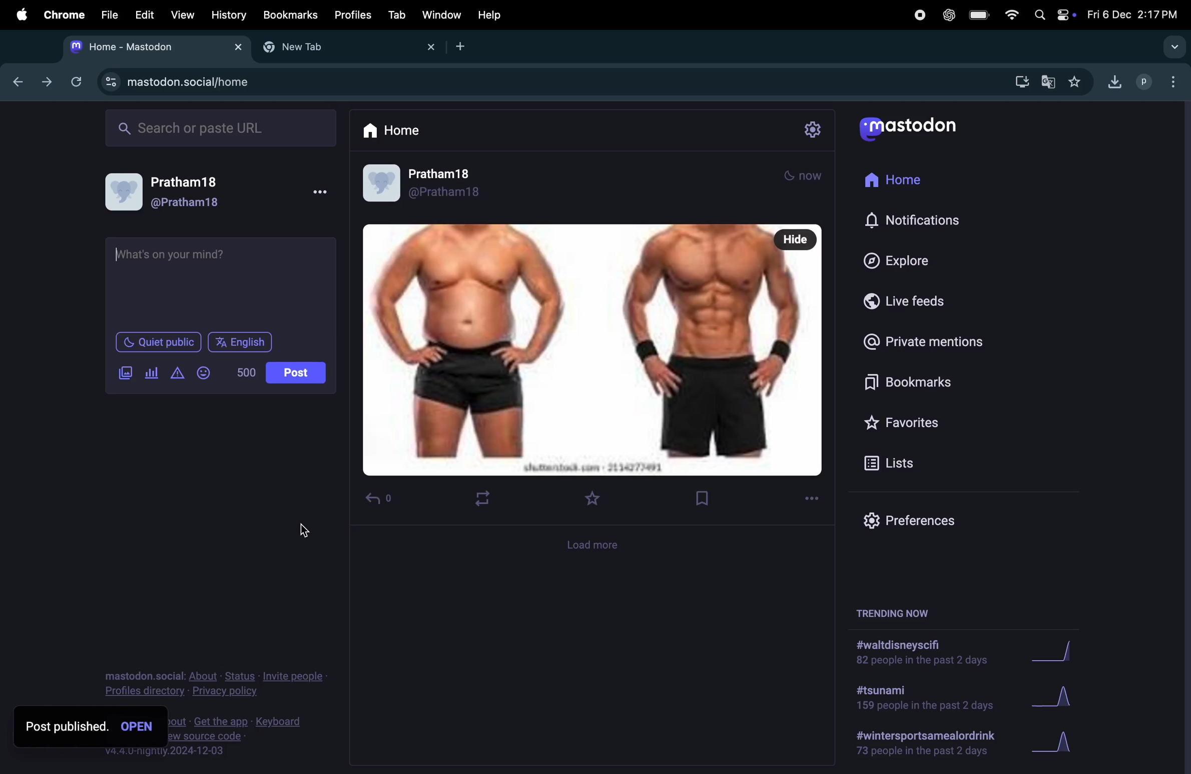  I want to click on chrome, so click(63, 15).